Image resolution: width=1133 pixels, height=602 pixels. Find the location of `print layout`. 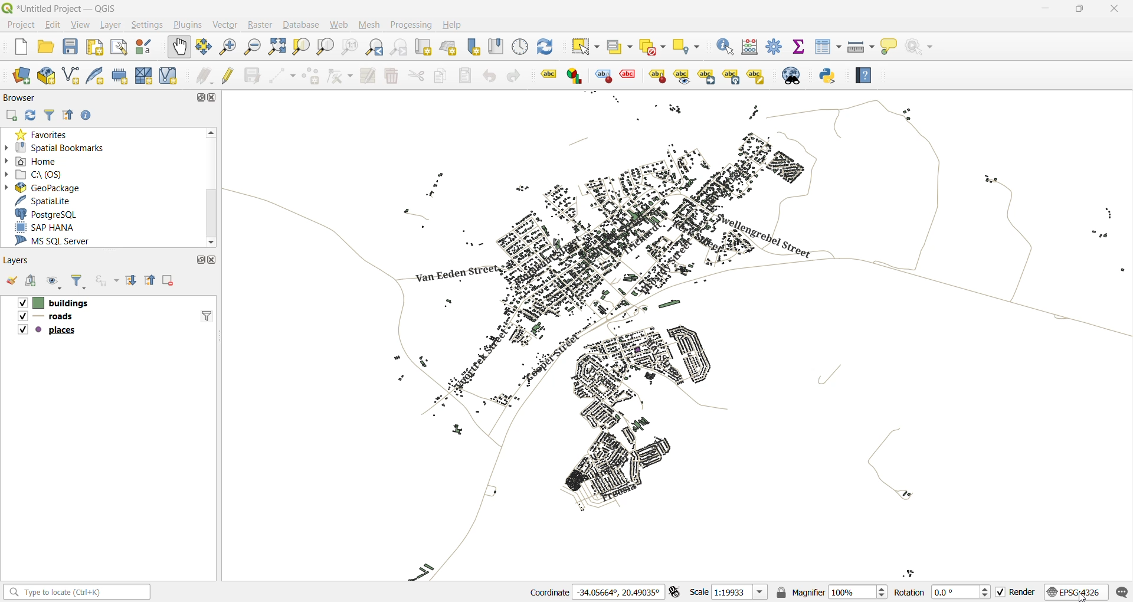

print layout is located at coordinates (96, 47).